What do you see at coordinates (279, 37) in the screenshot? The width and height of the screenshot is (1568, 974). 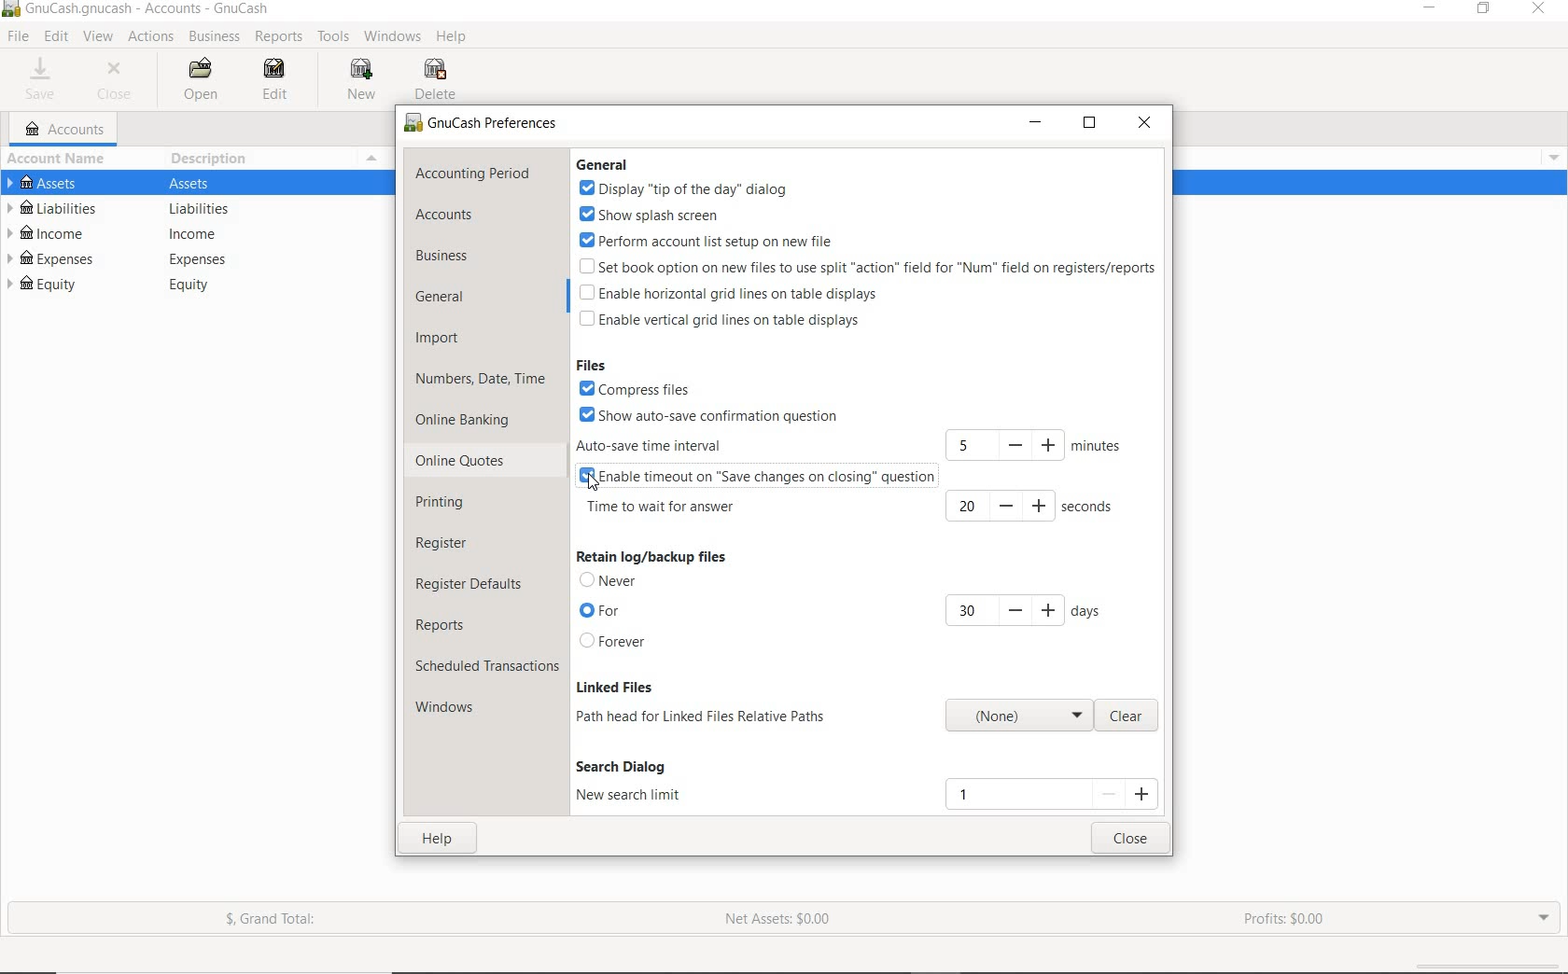 I see `REPORTS` at bounding box center [279, 37].